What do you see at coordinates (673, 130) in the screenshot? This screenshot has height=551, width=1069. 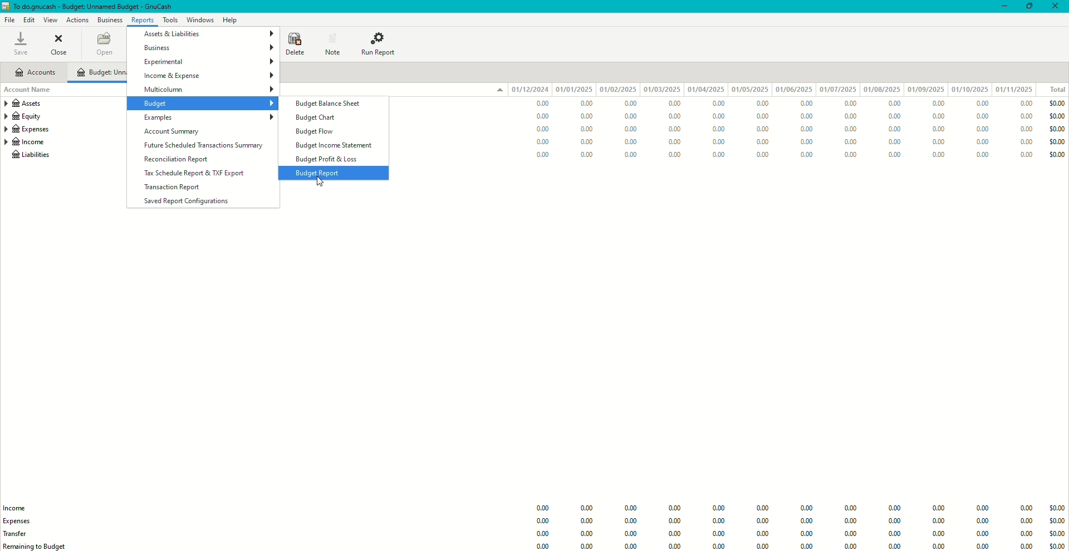 I see `0.00` at bounding box center [673, 130].